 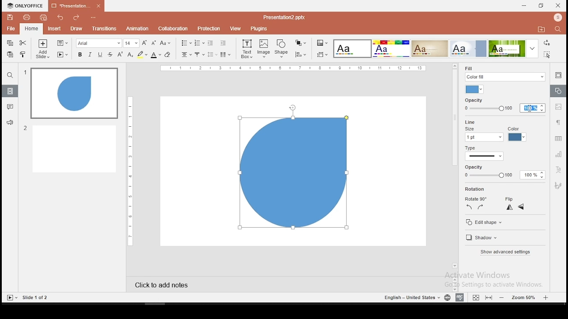 What do you see at coordinates (10, 91) in the screenshot?
I see `slides` at bounding box center [10, 91].